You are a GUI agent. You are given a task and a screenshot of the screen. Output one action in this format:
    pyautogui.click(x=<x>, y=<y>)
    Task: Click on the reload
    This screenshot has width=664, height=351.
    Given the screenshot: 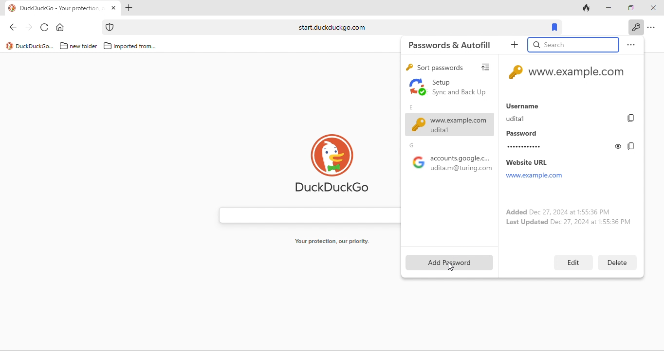 What is the action you would take?
    pyautogui.click(x=45, y=27)
    